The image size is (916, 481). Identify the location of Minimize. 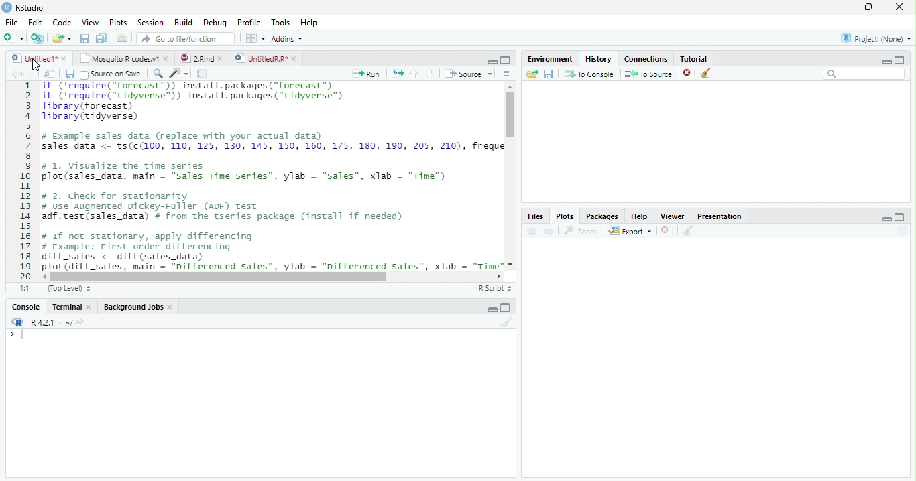
(492, 61).